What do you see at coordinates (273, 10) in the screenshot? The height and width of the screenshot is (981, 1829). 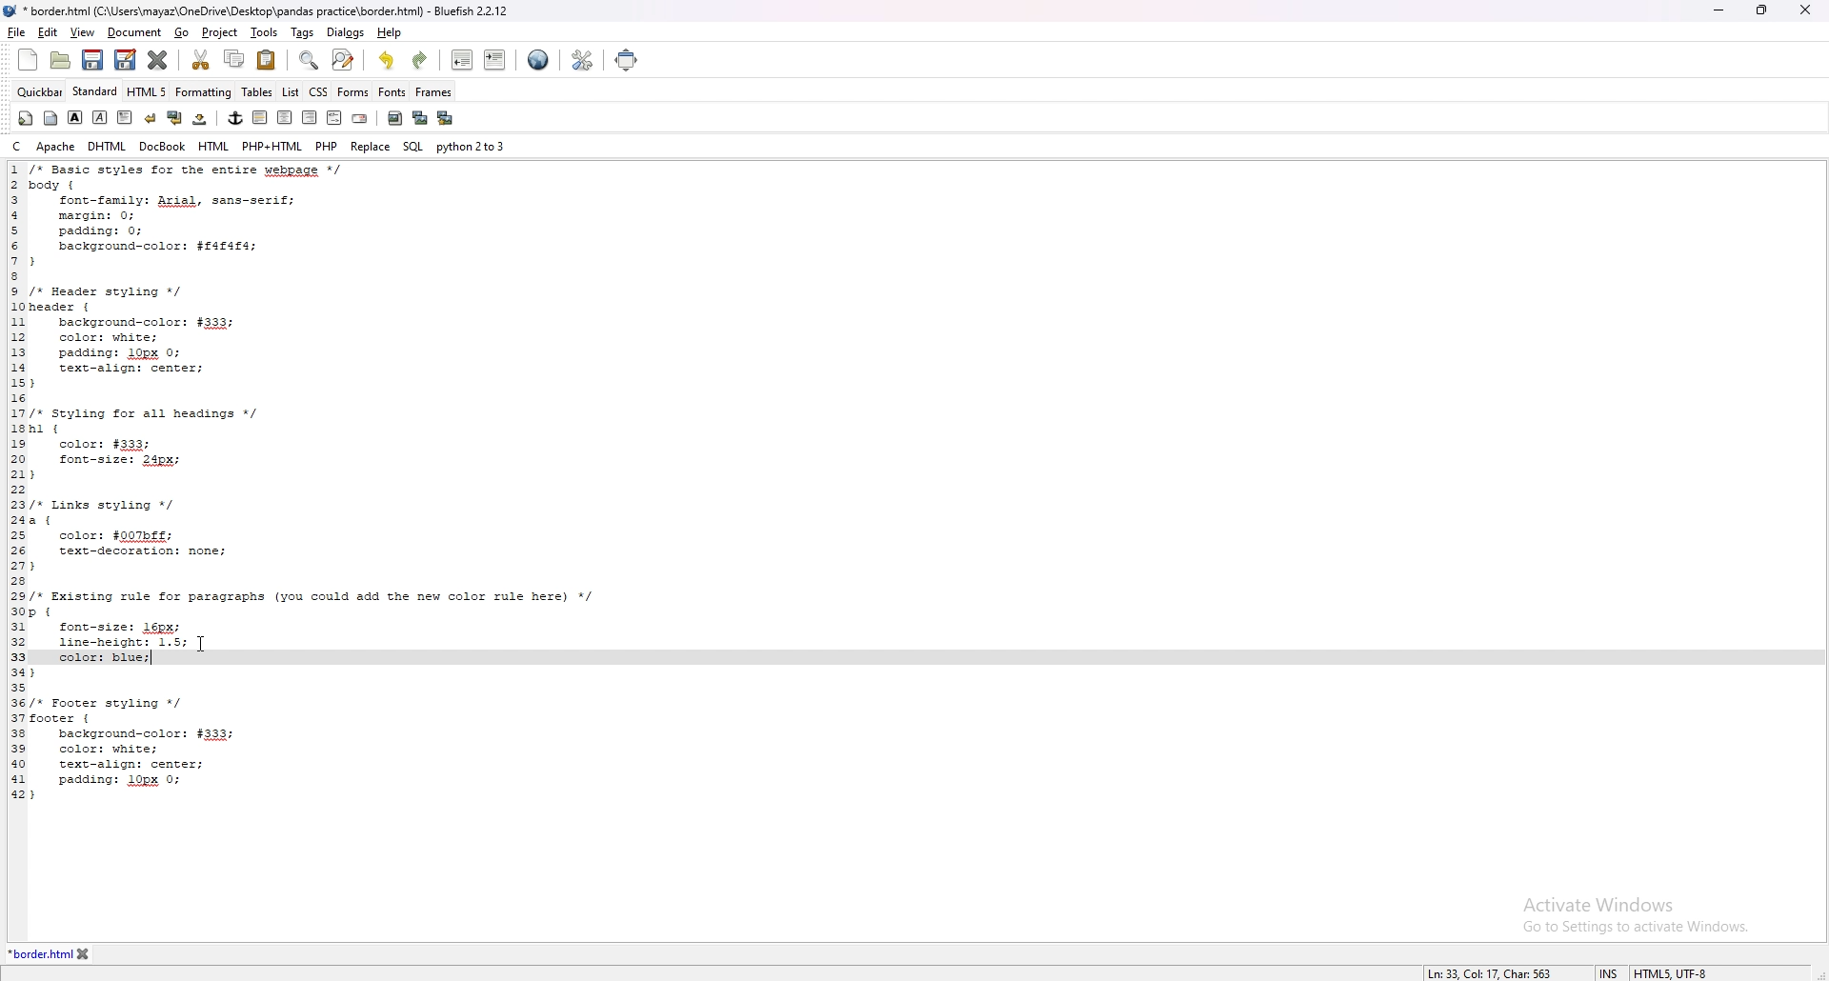 I see `*border.html (C:\Users\mayaz\OneDrive\Desktop\pandas practice\border.html) - Bluefish 2.2.12` at bounding box center [273, 10].